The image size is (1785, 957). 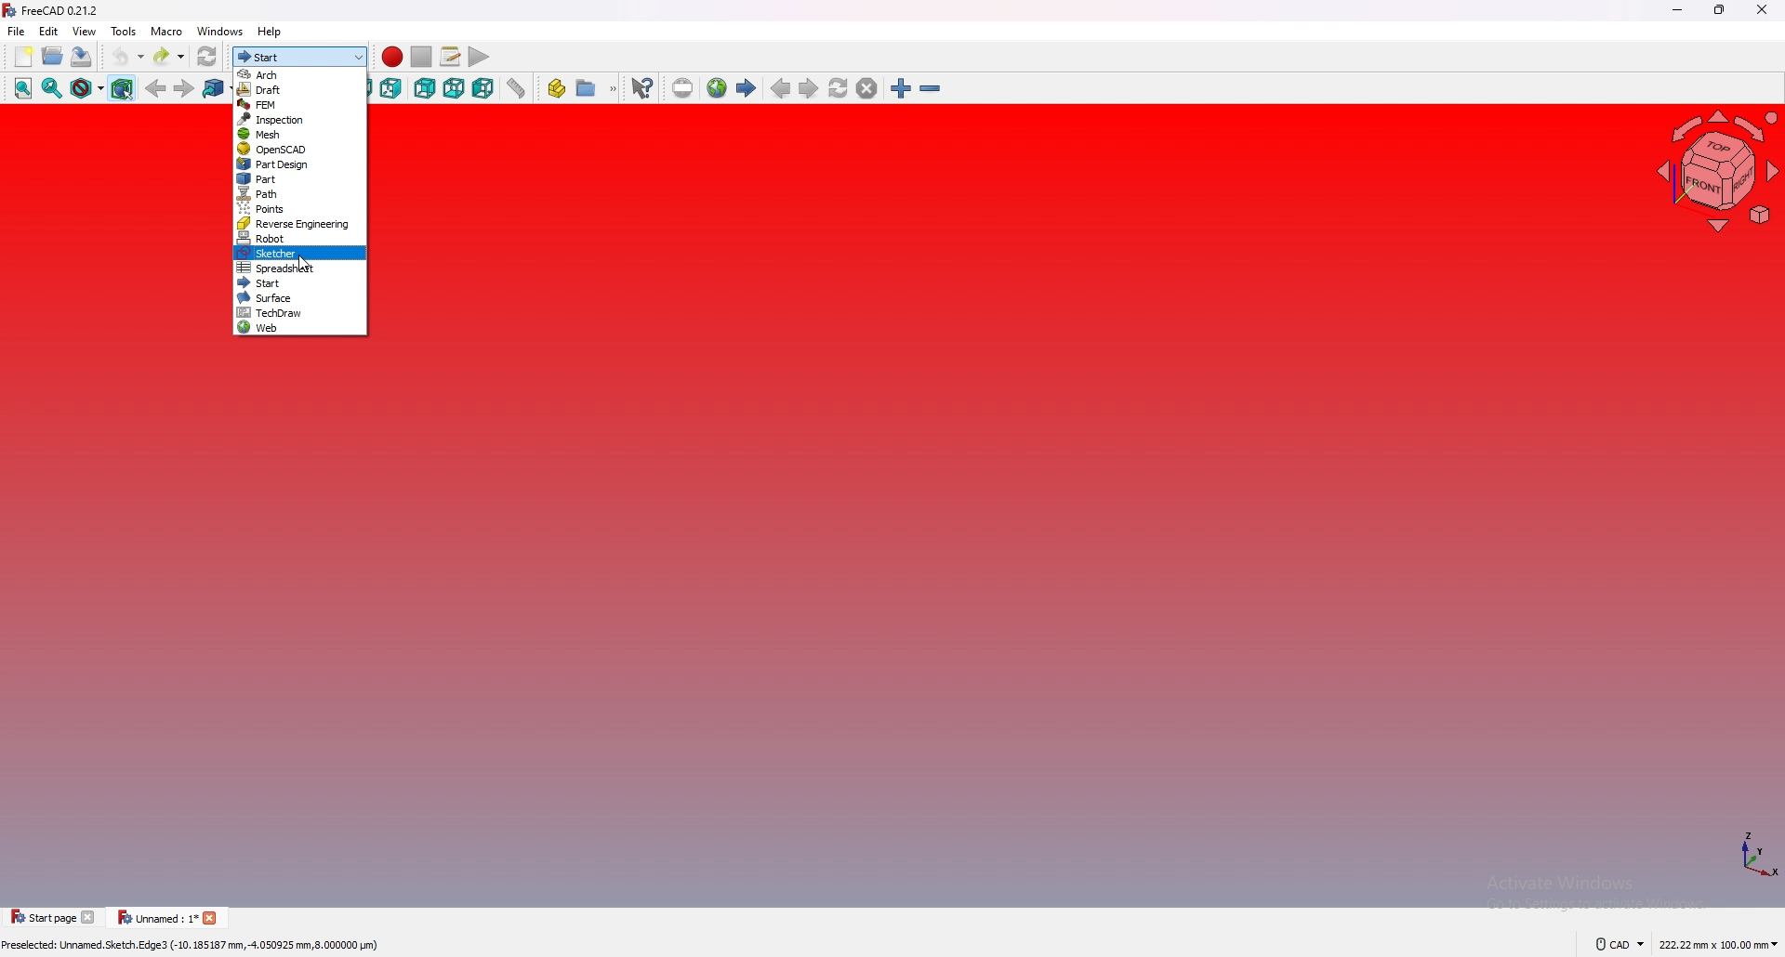 I want to click on help, so click(x=270, y=31).